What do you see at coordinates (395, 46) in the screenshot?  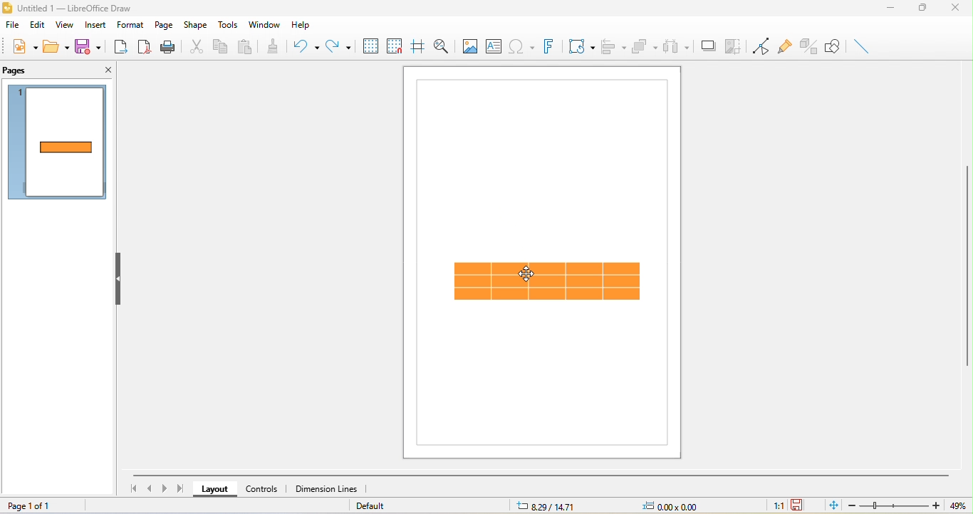 I see `snap to grids` at bounding box center [395, 46].